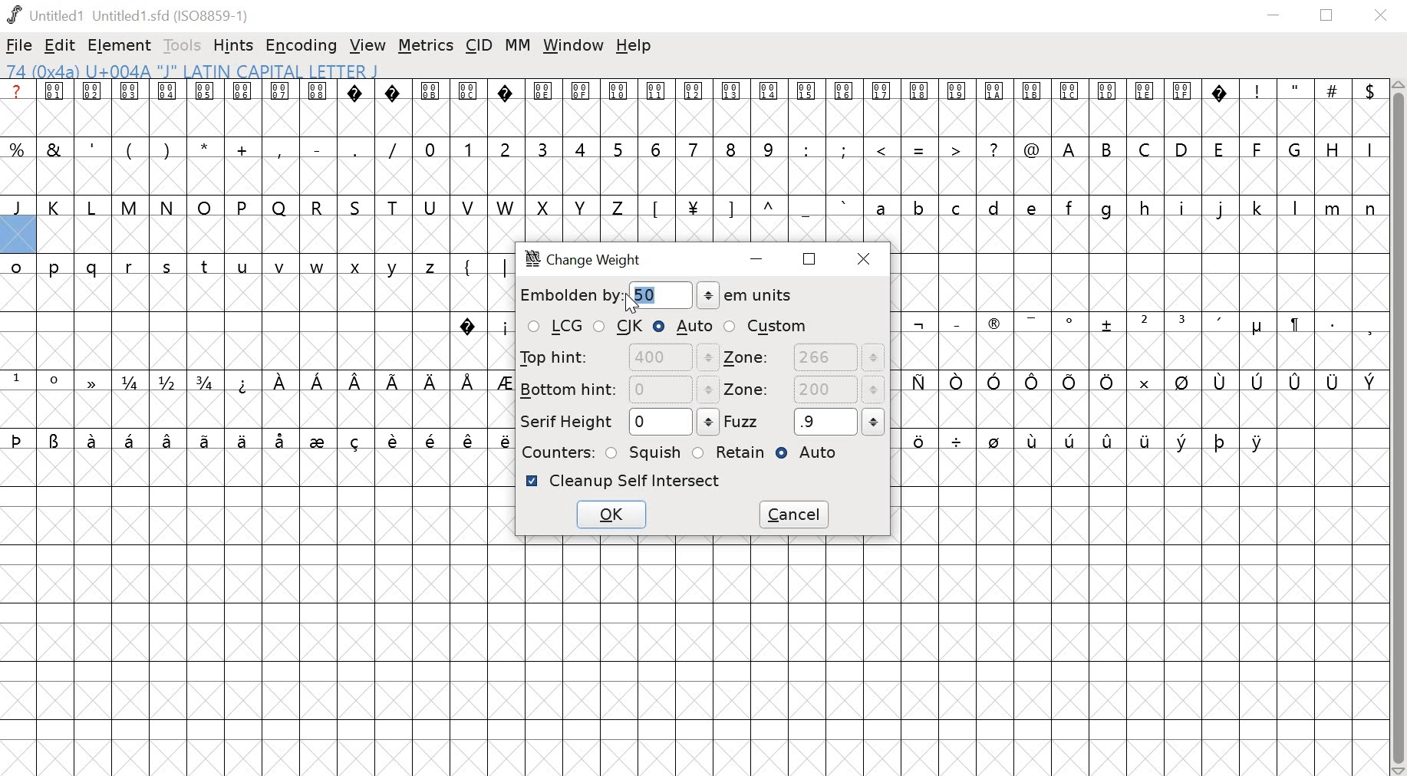 The height and width of the screenshot is (776, 1407). Describe the element at coordinates (1399, 428) in the screenshot. I see `scrollbar` at that location.